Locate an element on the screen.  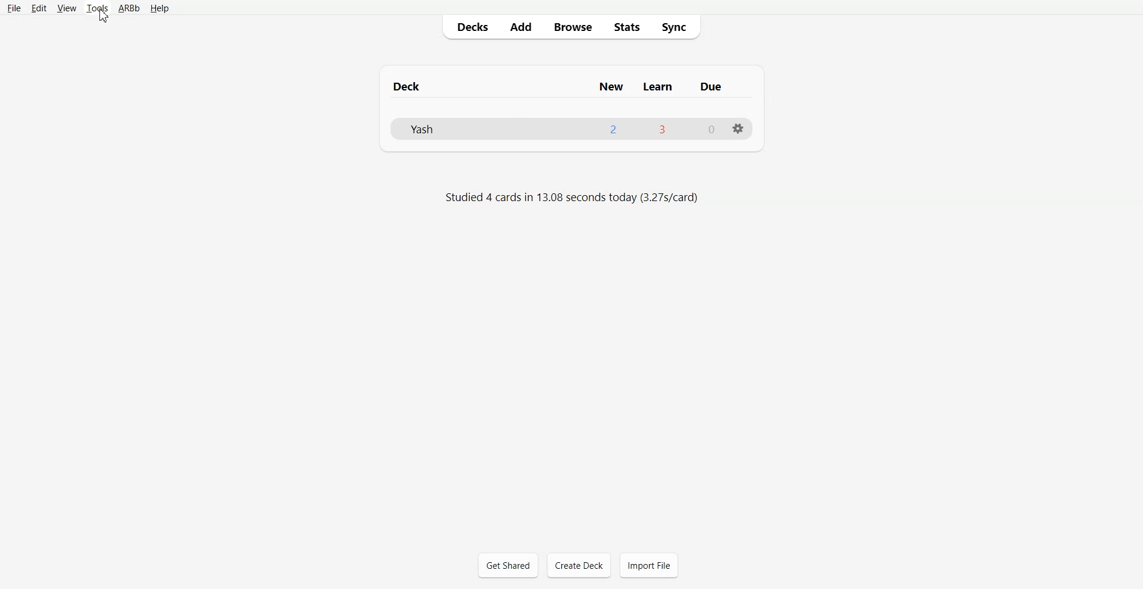
Settings is located at coordinates (738, 129).